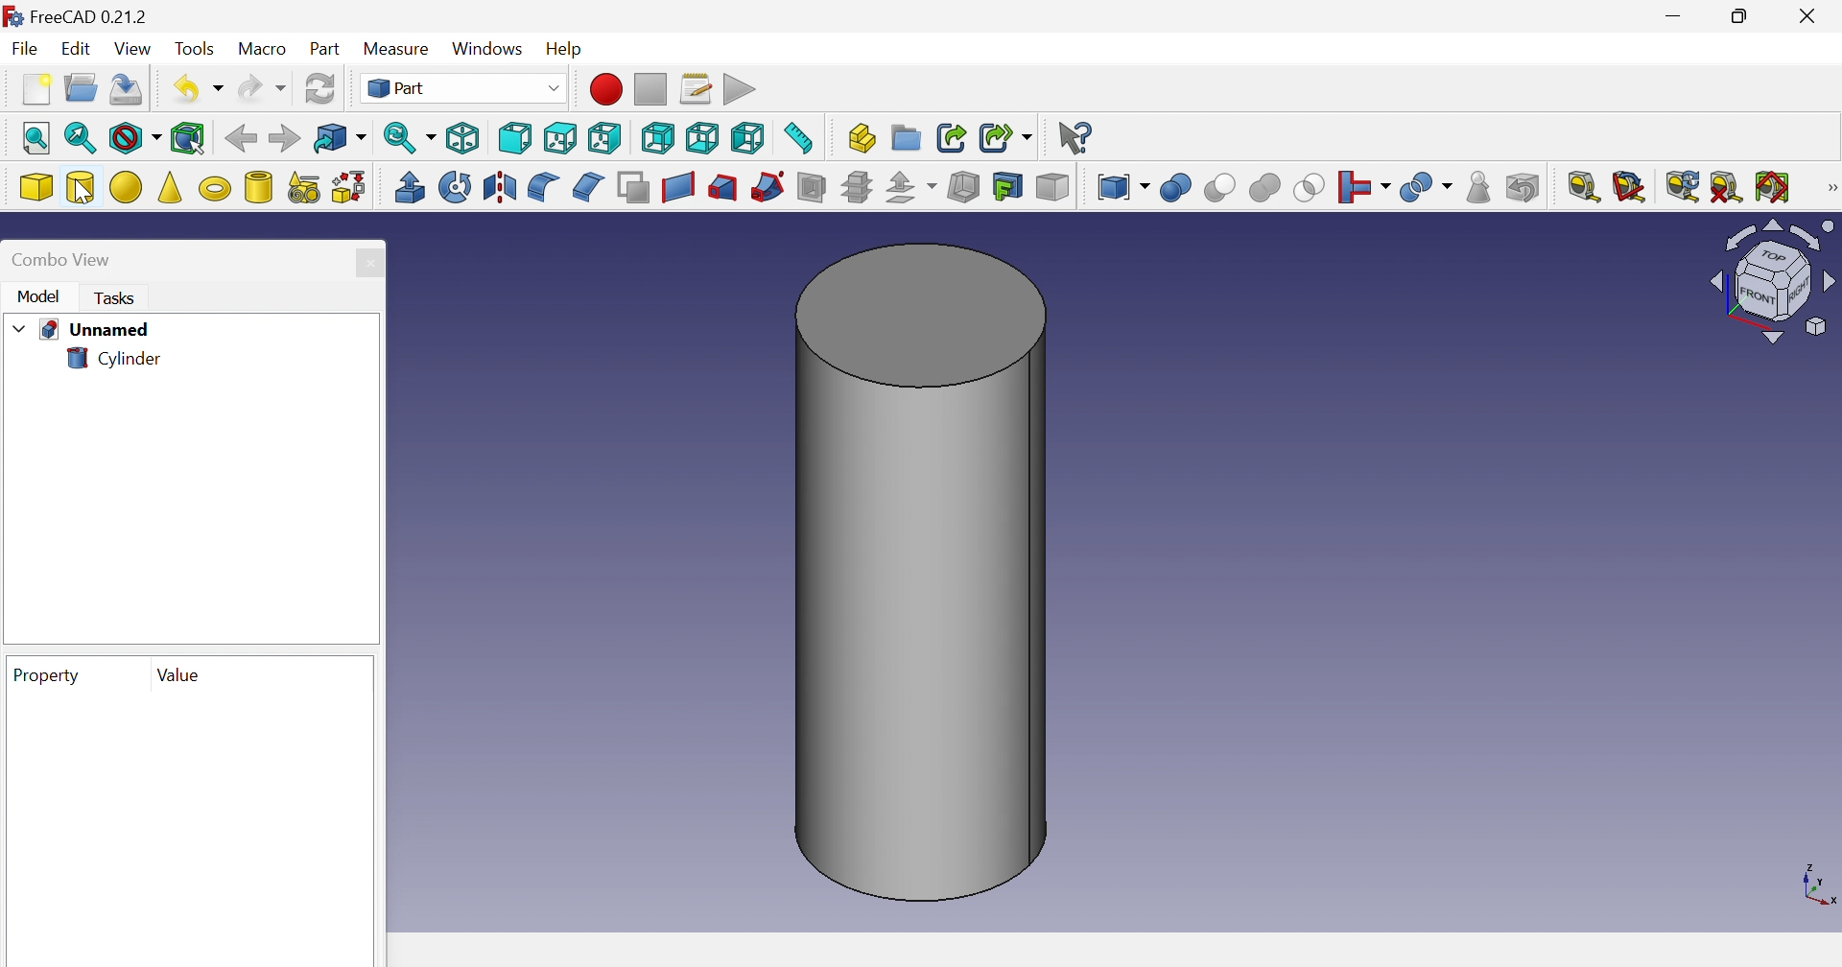 Image resolution: width=1842 pixels, height=967 pixels. Describe the element at coordinates (169, 186) in the screenshot. I see `Cone` at that location.